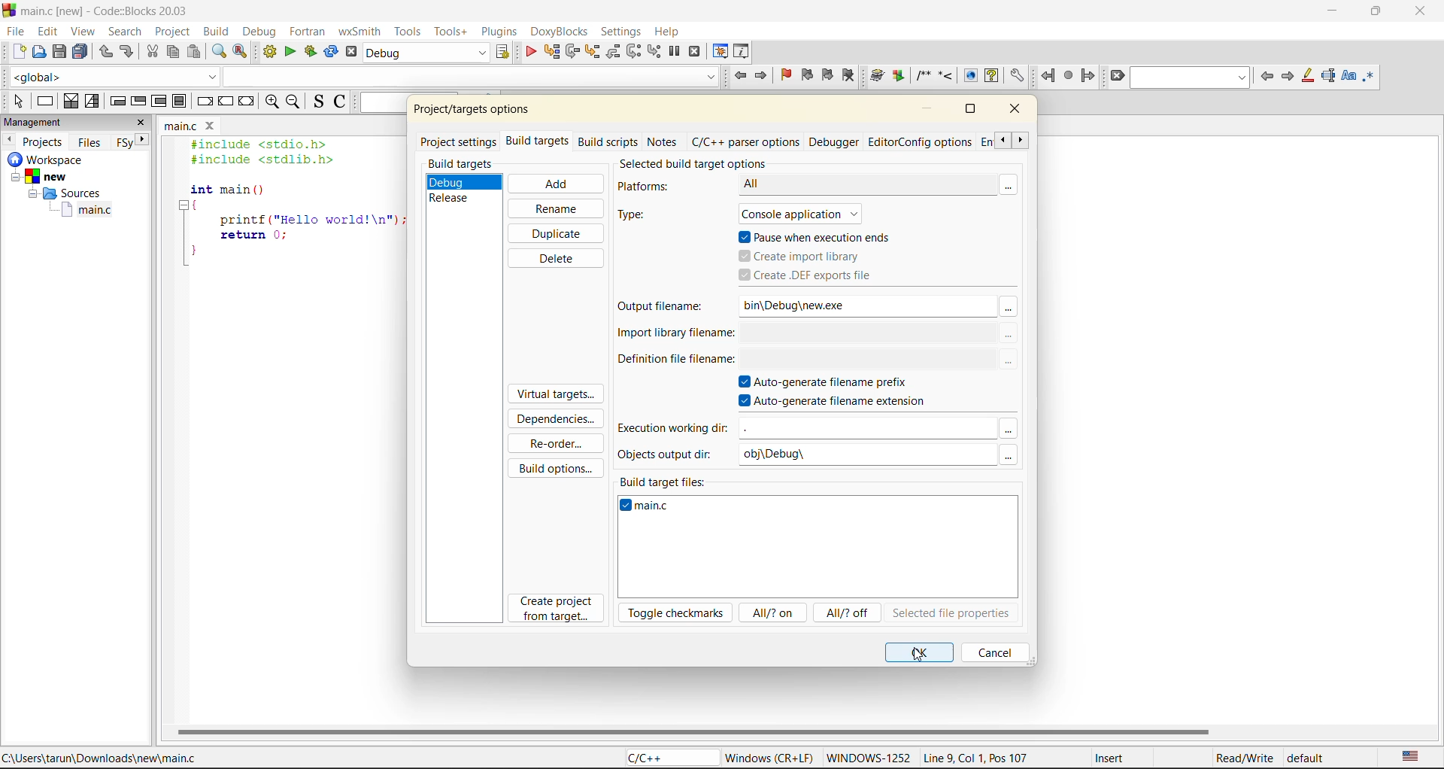 This screenshot has width=1444, height=769. I want to click on Windows (CR + LF), so click(770, 757).